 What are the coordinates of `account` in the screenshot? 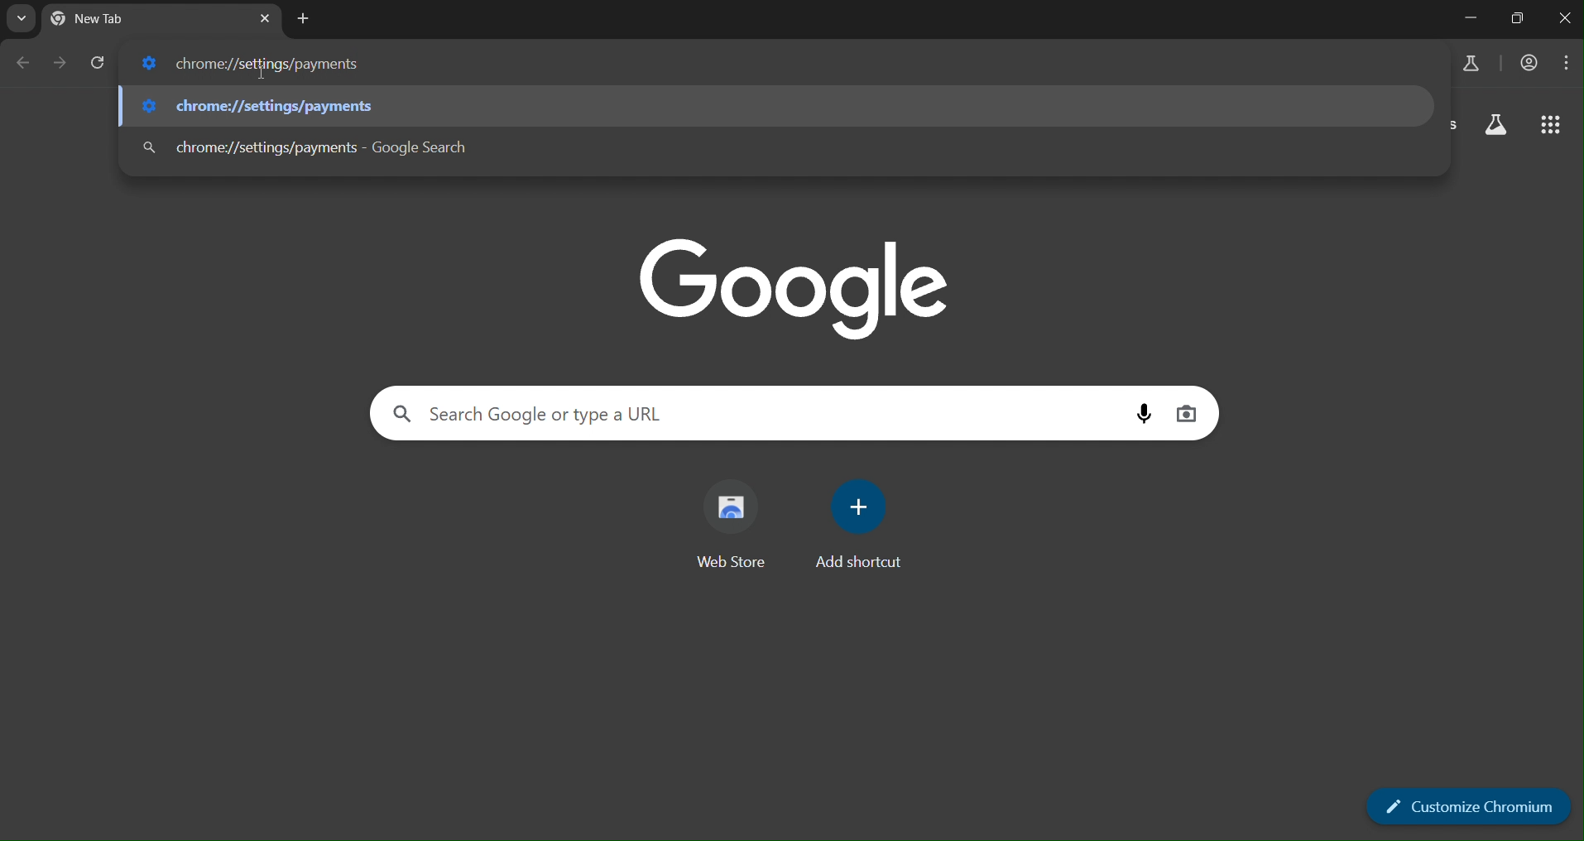 It's located at (1530, 65).